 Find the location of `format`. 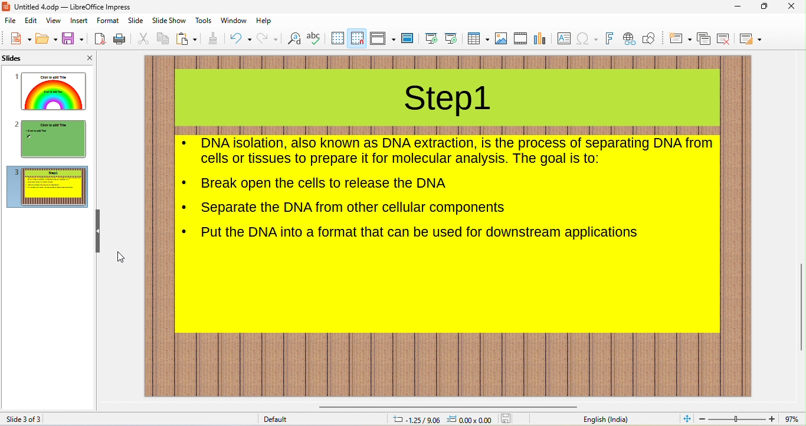

format is located at coordinates (109, 21).